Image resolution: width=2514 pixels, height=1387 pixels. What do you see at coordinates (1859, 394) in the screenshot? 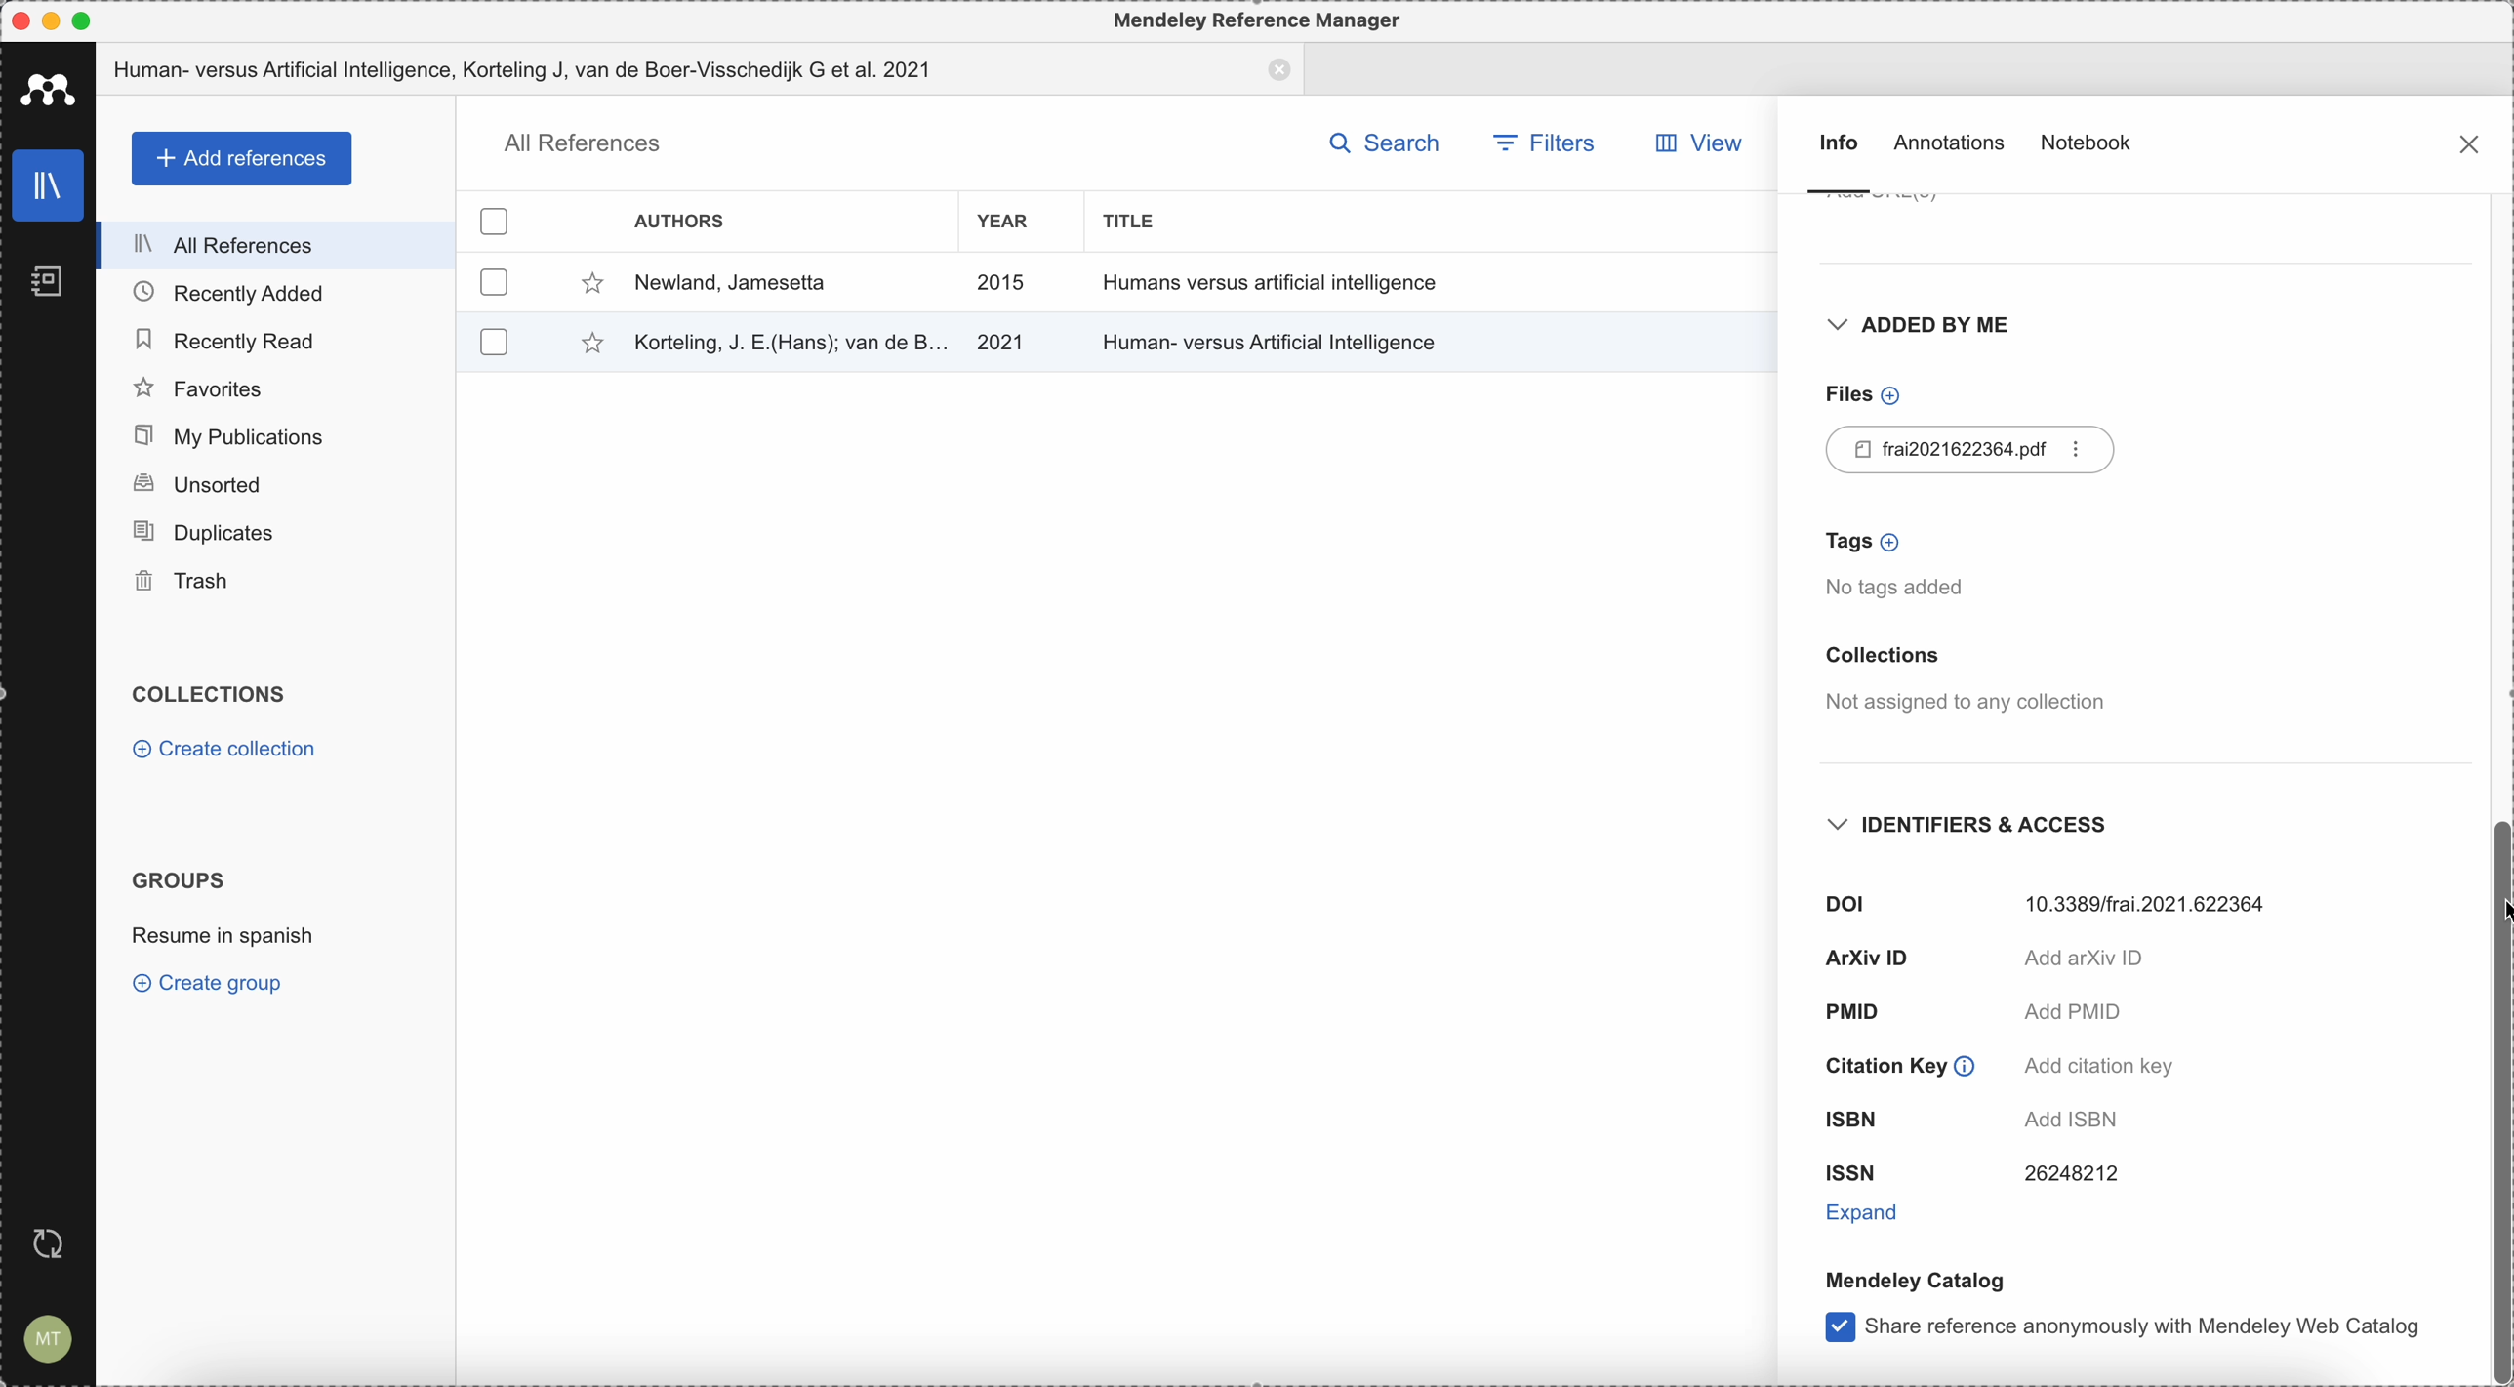
I see `files` at bounding box center [1859, 394].